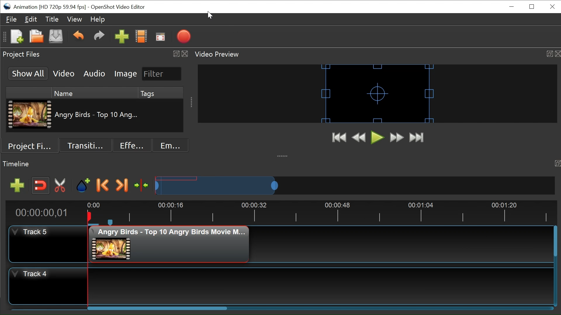 This screenshot has height=315, width=561. I want to click on Timeline Panel, so click(280, 163).